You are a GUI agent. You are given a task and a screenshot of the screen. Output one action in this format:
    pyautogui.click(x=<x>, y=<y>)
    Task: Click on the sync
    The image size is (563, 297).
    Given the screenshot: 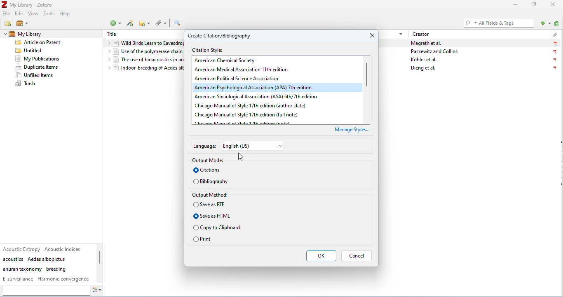 What is the action you would take?
    pyautogui.click(x=556, y=24)
    